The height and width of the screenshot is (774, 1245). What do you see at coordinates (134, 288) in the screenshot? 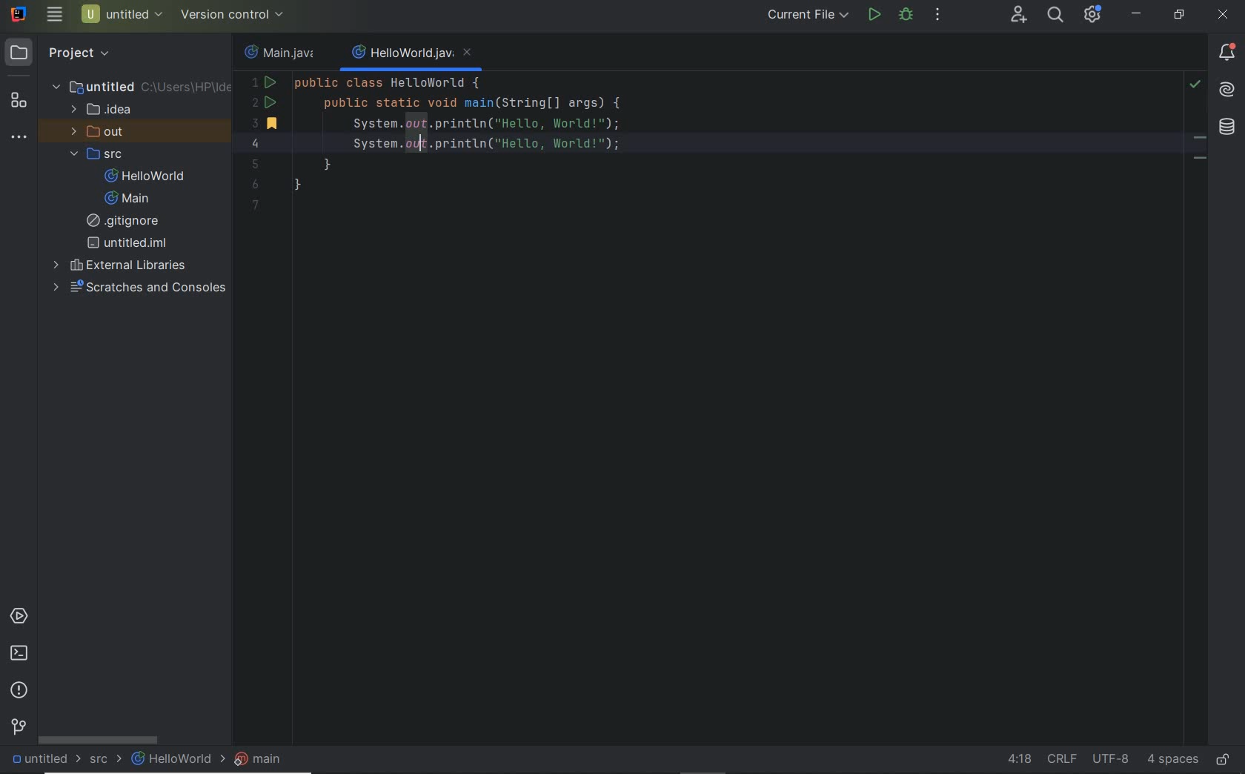
I see `scratches and consoles` at bounding box center [134, 288].